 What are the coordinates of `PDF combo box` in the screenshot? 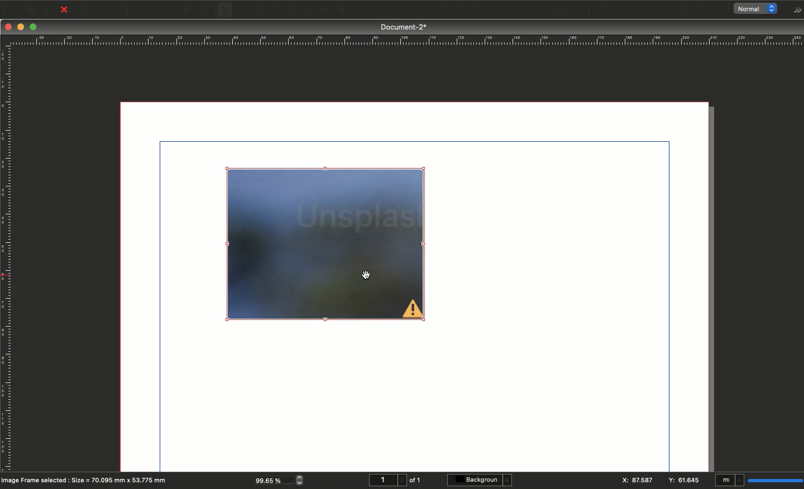 It's located at (664, 10).